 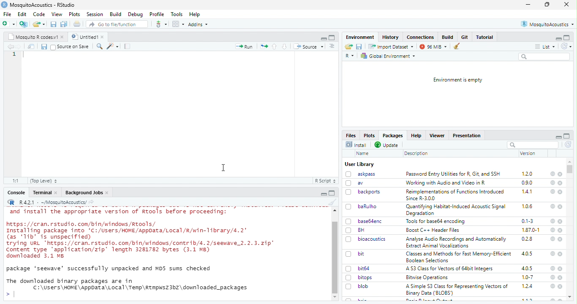 What do you see at coordinates (561, 278) in the screenshot?
I see `close` at bounding box center [561, 278].